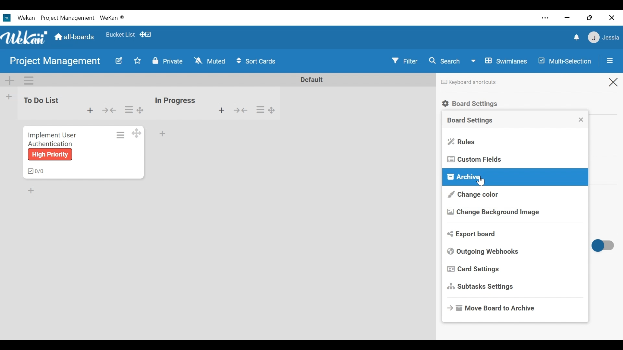  I want to click on Add list, so click(8, 97).